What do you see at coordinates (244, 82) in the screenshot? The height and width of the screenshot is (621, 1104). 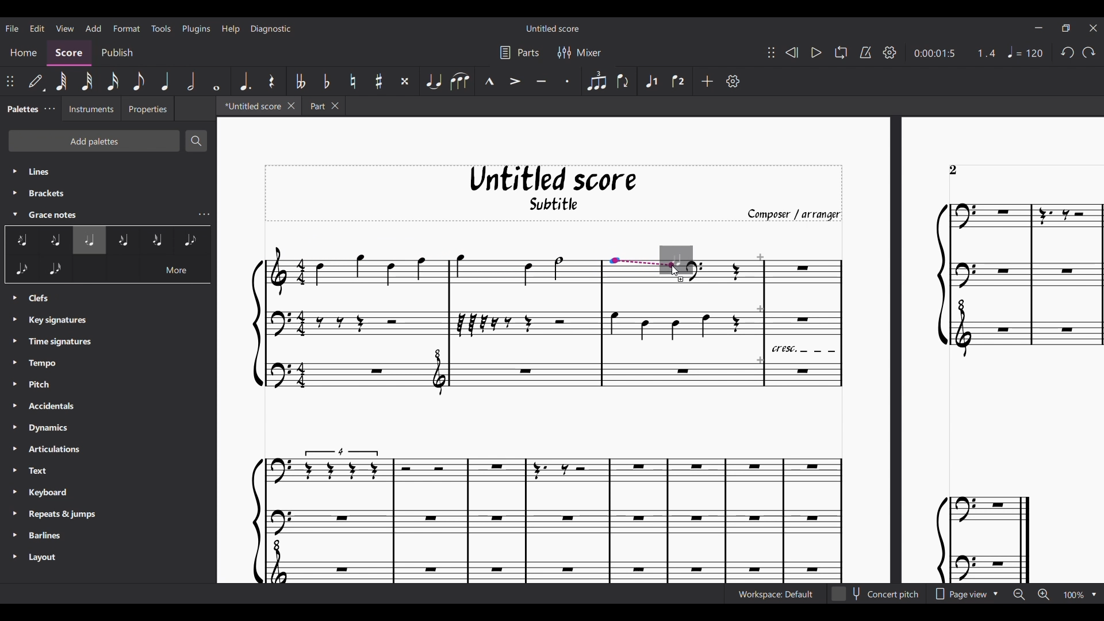 I see `Augmentation dot` at bounding box center [244, 82].